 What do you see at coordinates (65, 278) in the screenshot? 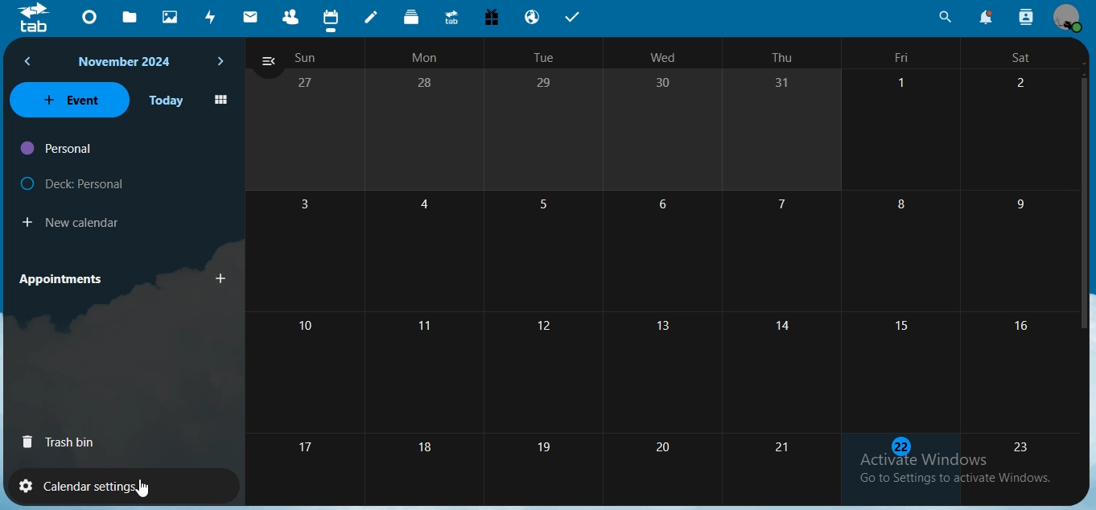
I see `appointments` at bounding box center [65, 278].